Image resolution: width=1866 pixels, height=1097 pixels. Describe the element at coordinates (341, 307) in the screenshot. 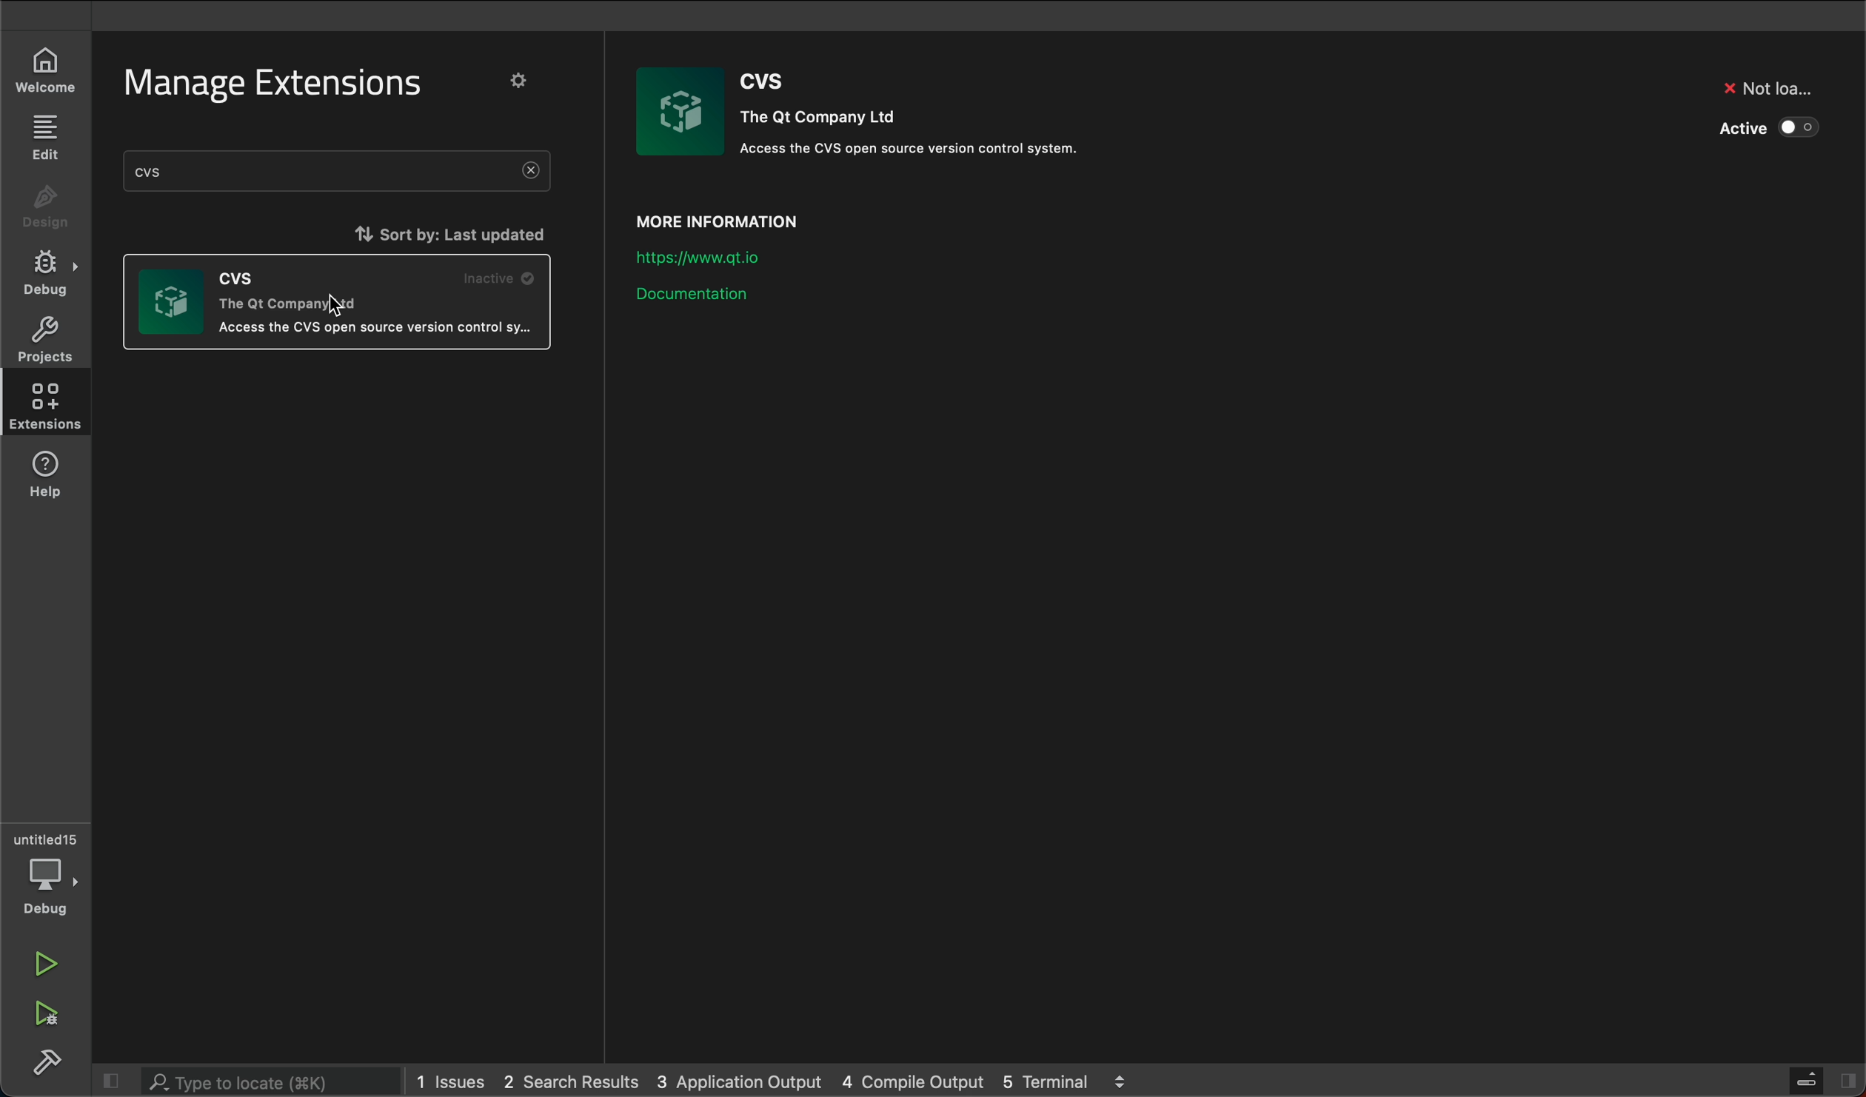

I see `cursor` at that location.